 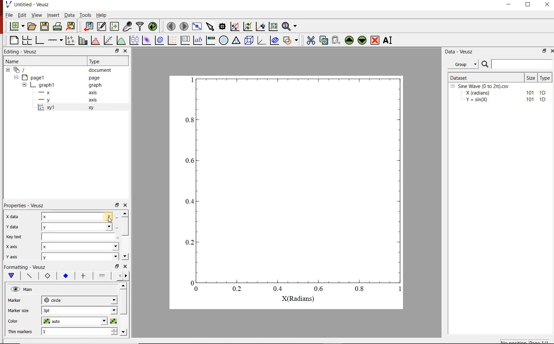 I want to click on copy, so click(x=323, y=40).